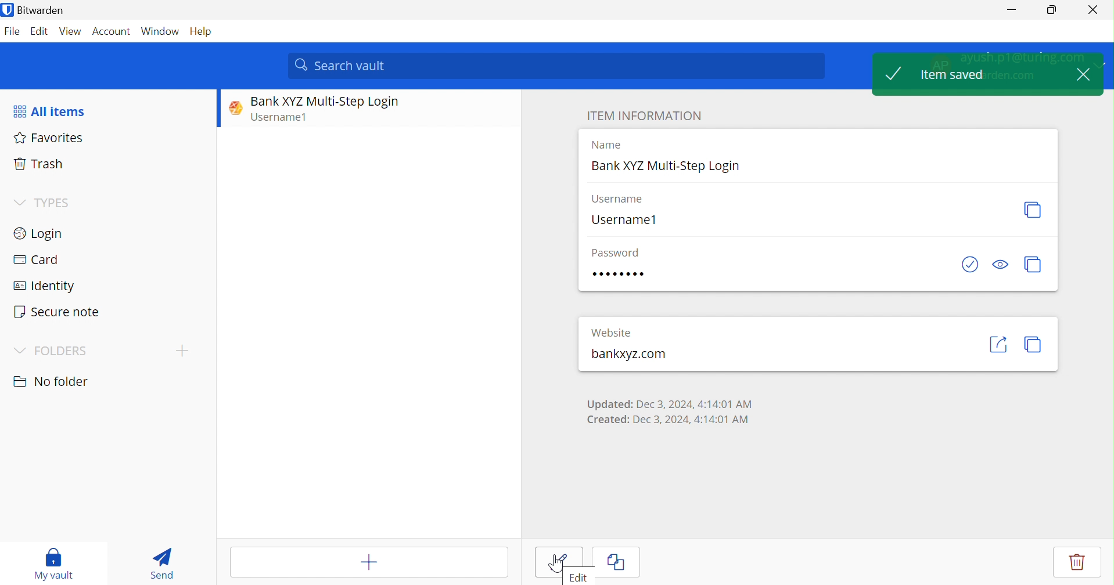  Describe the element at coordinates (19, 351) in the screenshot. I see `Drop Down` at that location.